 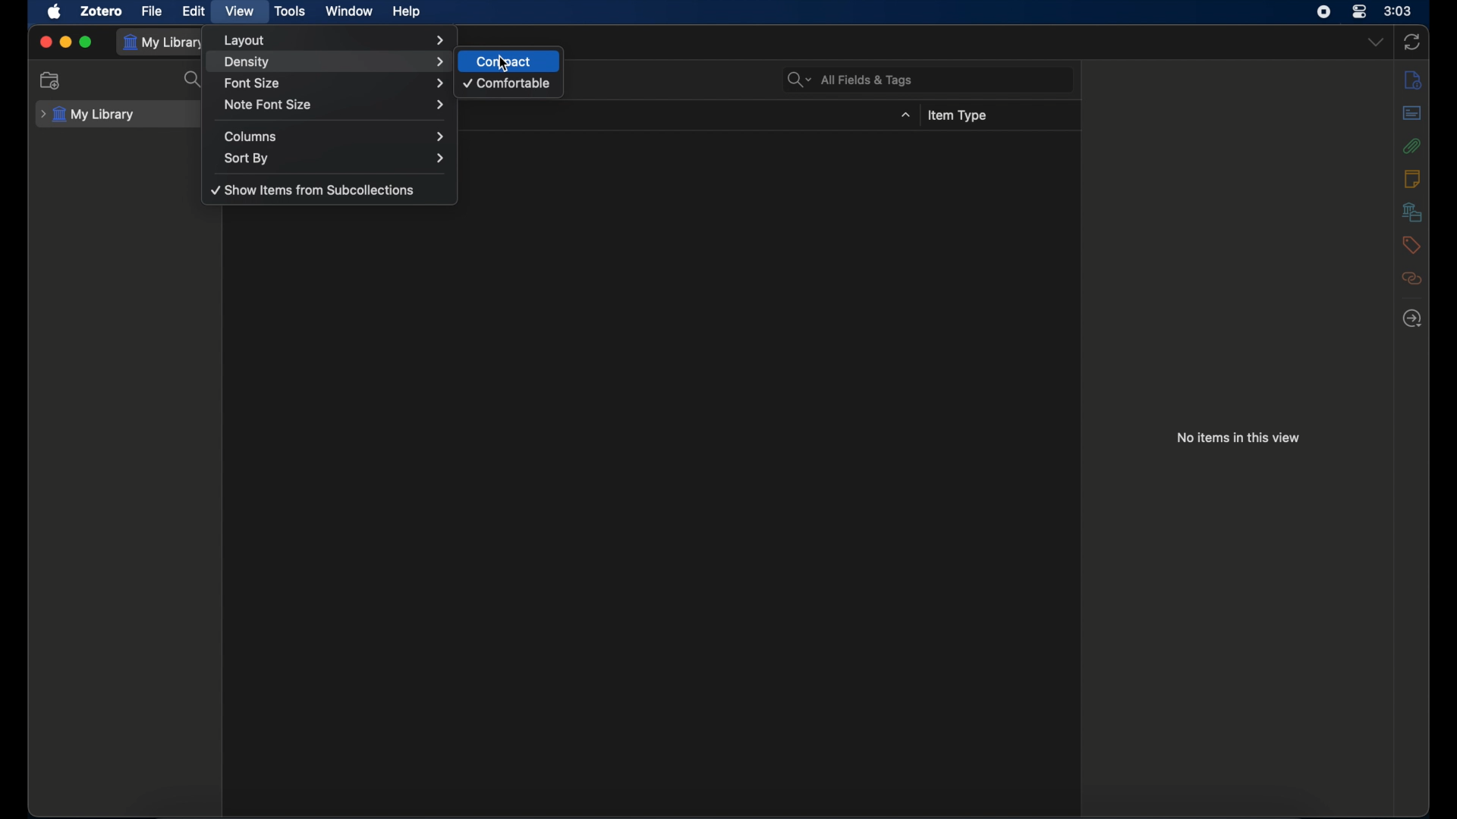 I want to click on item type, so click(x=959, y=117).